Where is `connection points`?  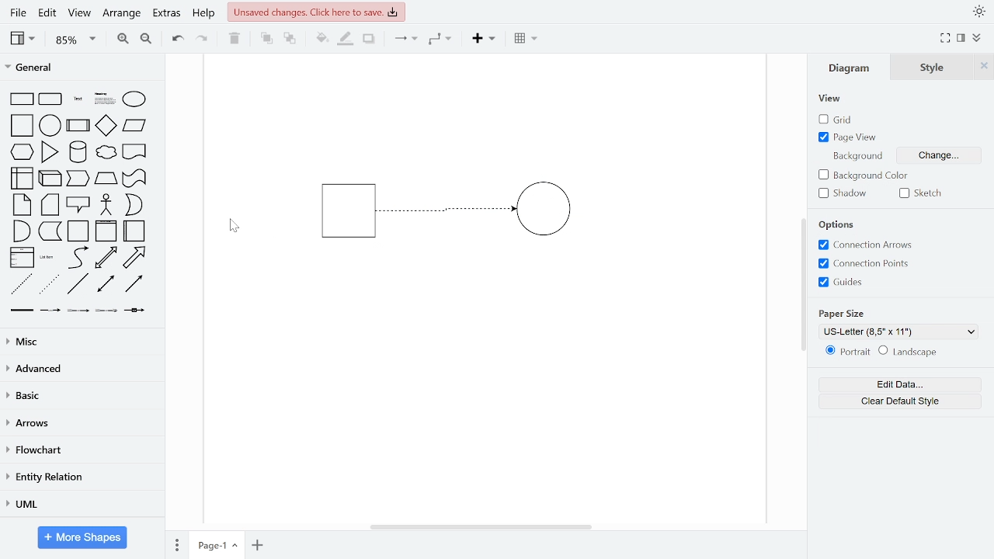
connection points is located at coordinates (865, 264).